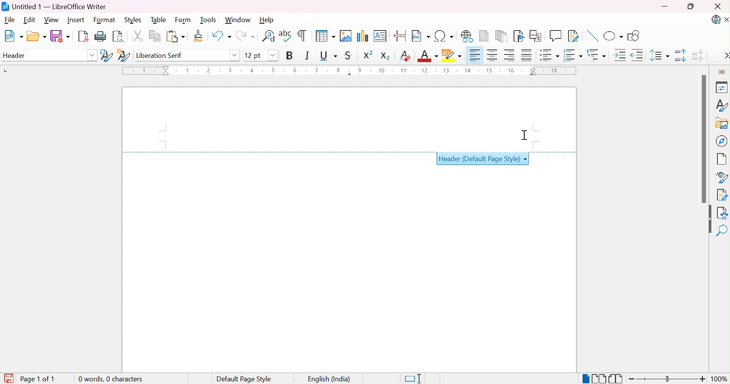 The height and width of the screenshot is (384, 730). What do you see at coordinates (61, 36) in the screenshot?
I see `Save` at bounding box center [61, 36].